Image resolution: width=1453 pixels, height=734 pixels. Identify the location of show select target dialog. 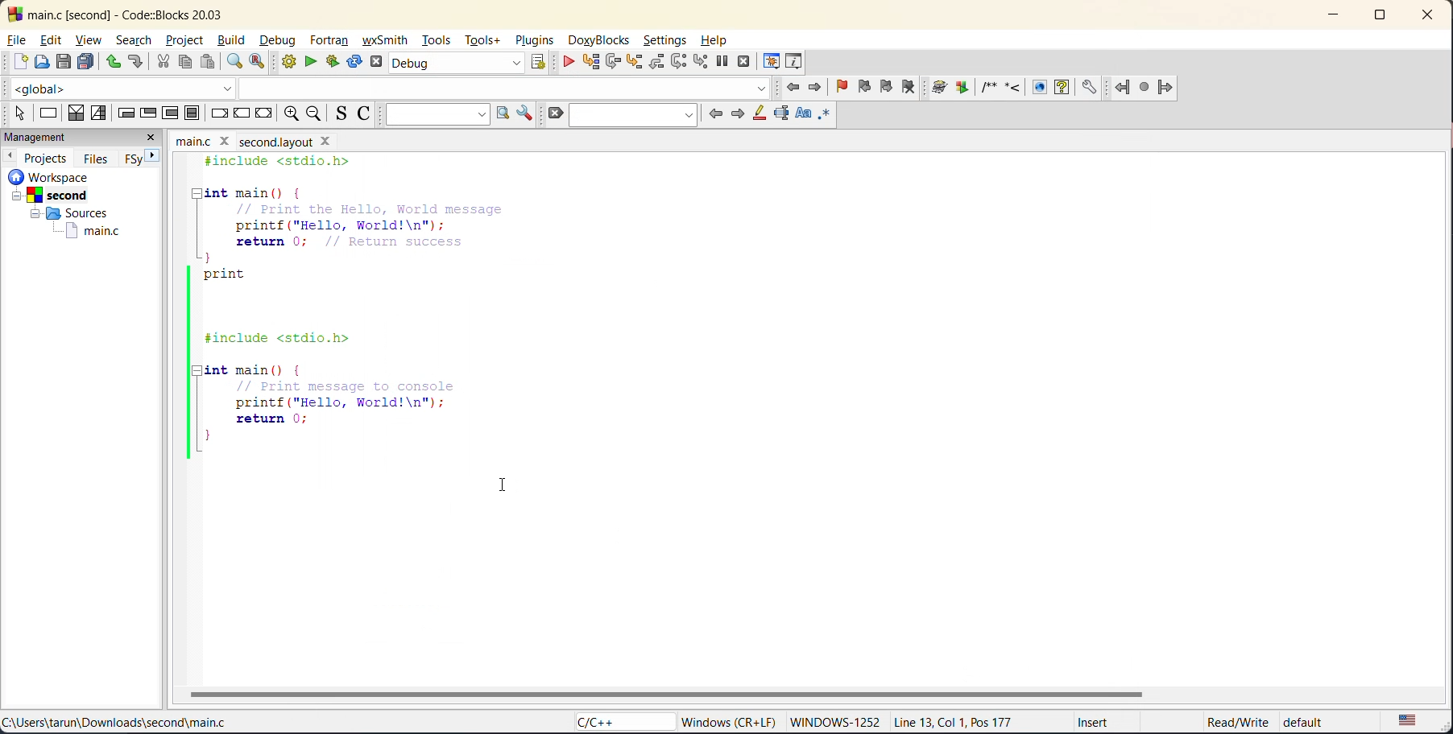
(540, 64).